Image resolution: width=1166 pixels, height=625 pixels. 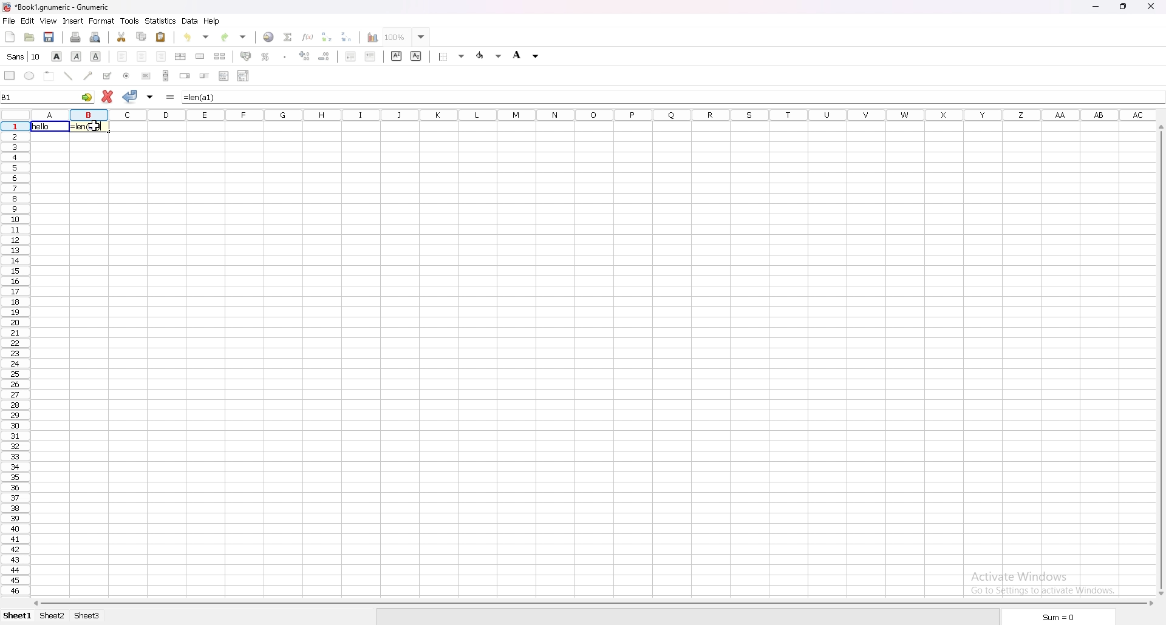 I want to click on enter formula, so click(x=171, y=97).